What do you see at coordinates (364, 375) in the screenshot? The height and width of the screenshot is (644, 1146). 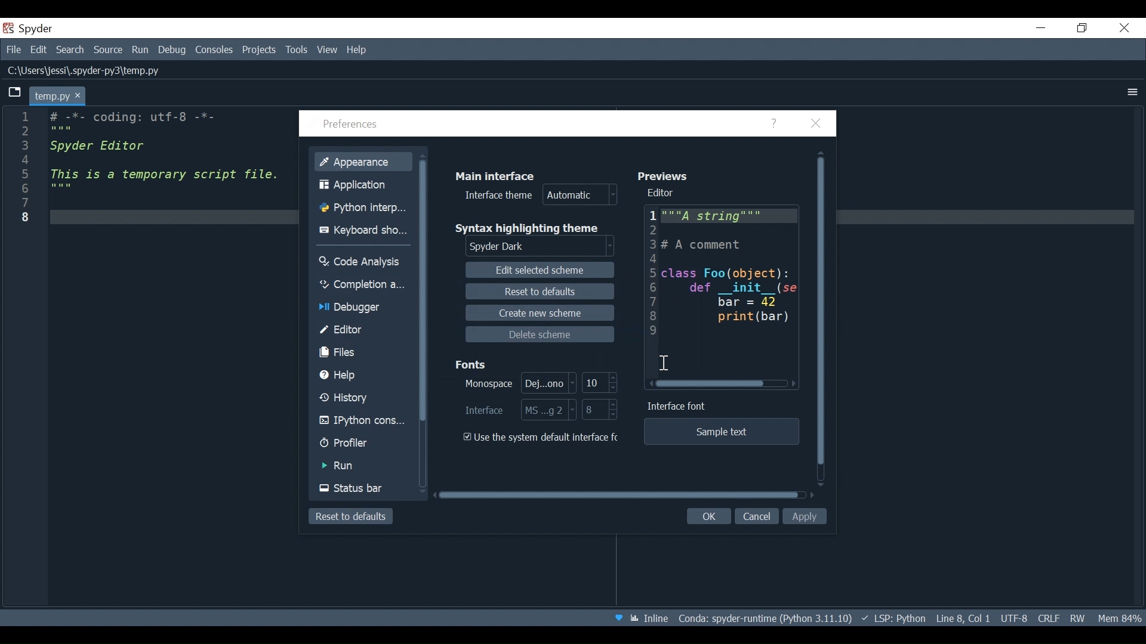 I see `Help` at bounding box center [364, 375].